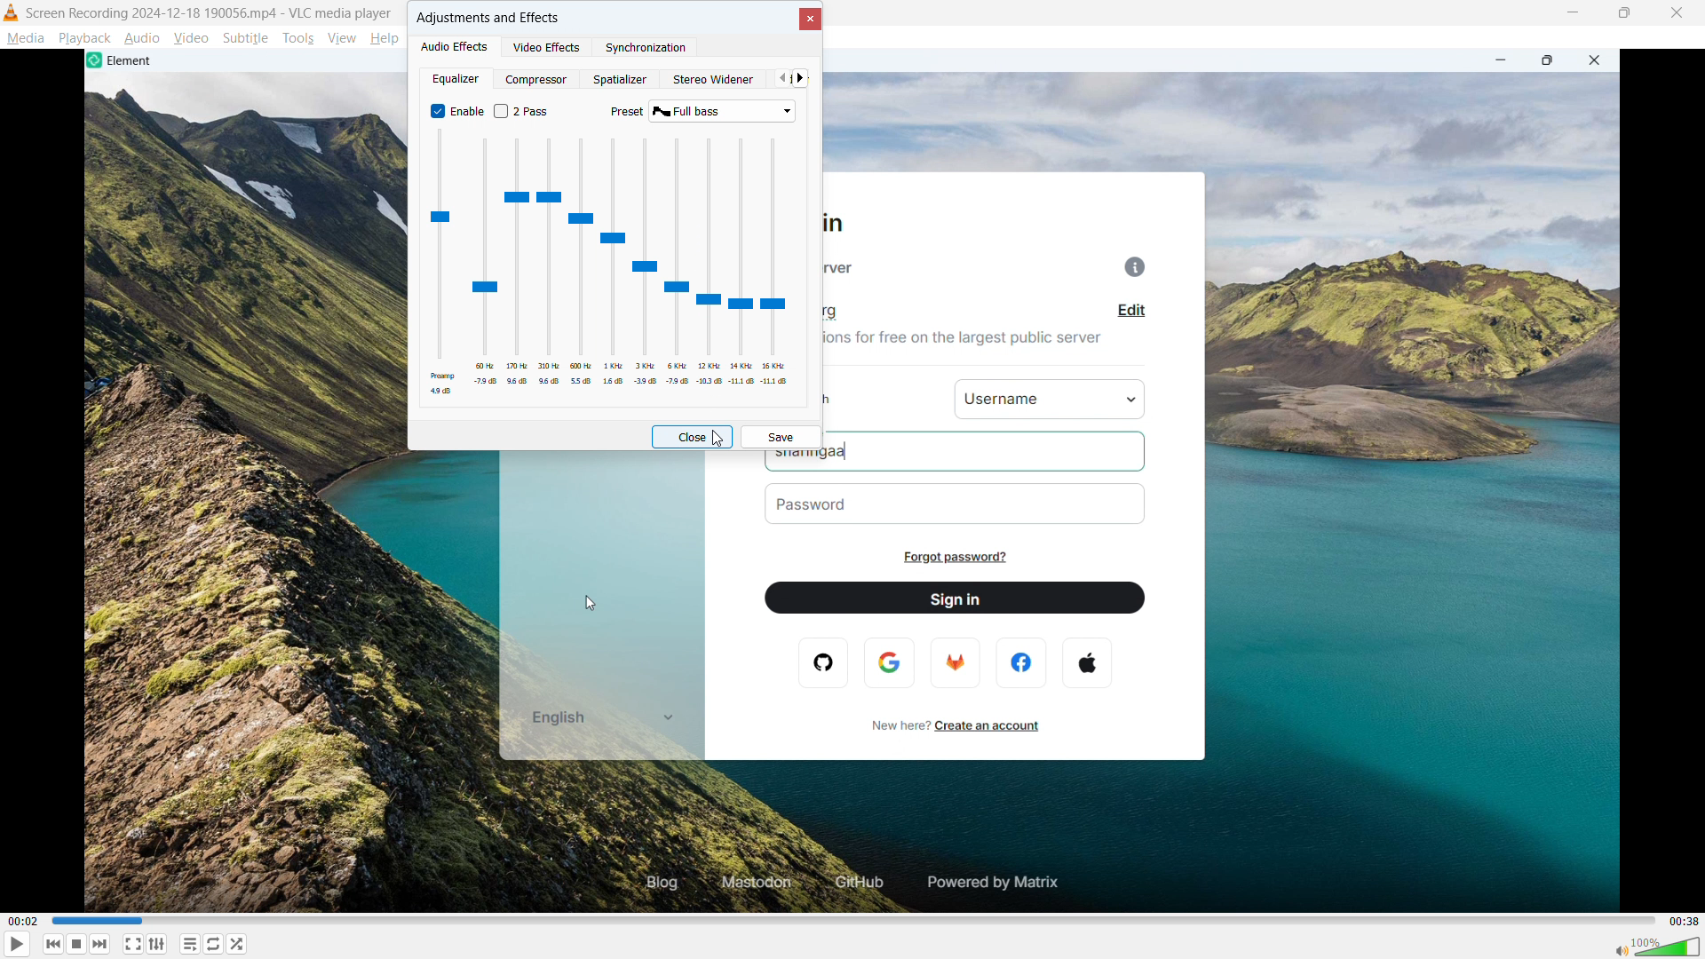 The width and height of the screenshot is (1705, 959). Describe the element at coordinates (385, 38) in the screenshot. I see `help ` at that location.